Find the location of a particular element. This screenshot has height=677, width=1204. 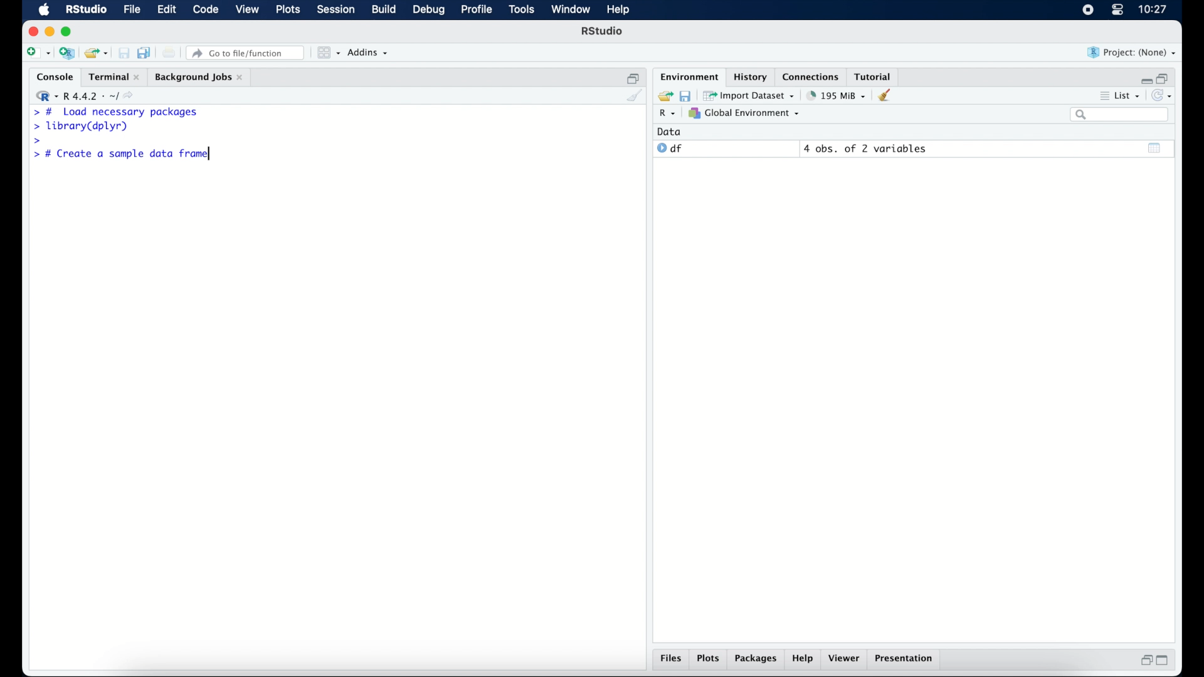

global environment is located at coordinates (744, 113).